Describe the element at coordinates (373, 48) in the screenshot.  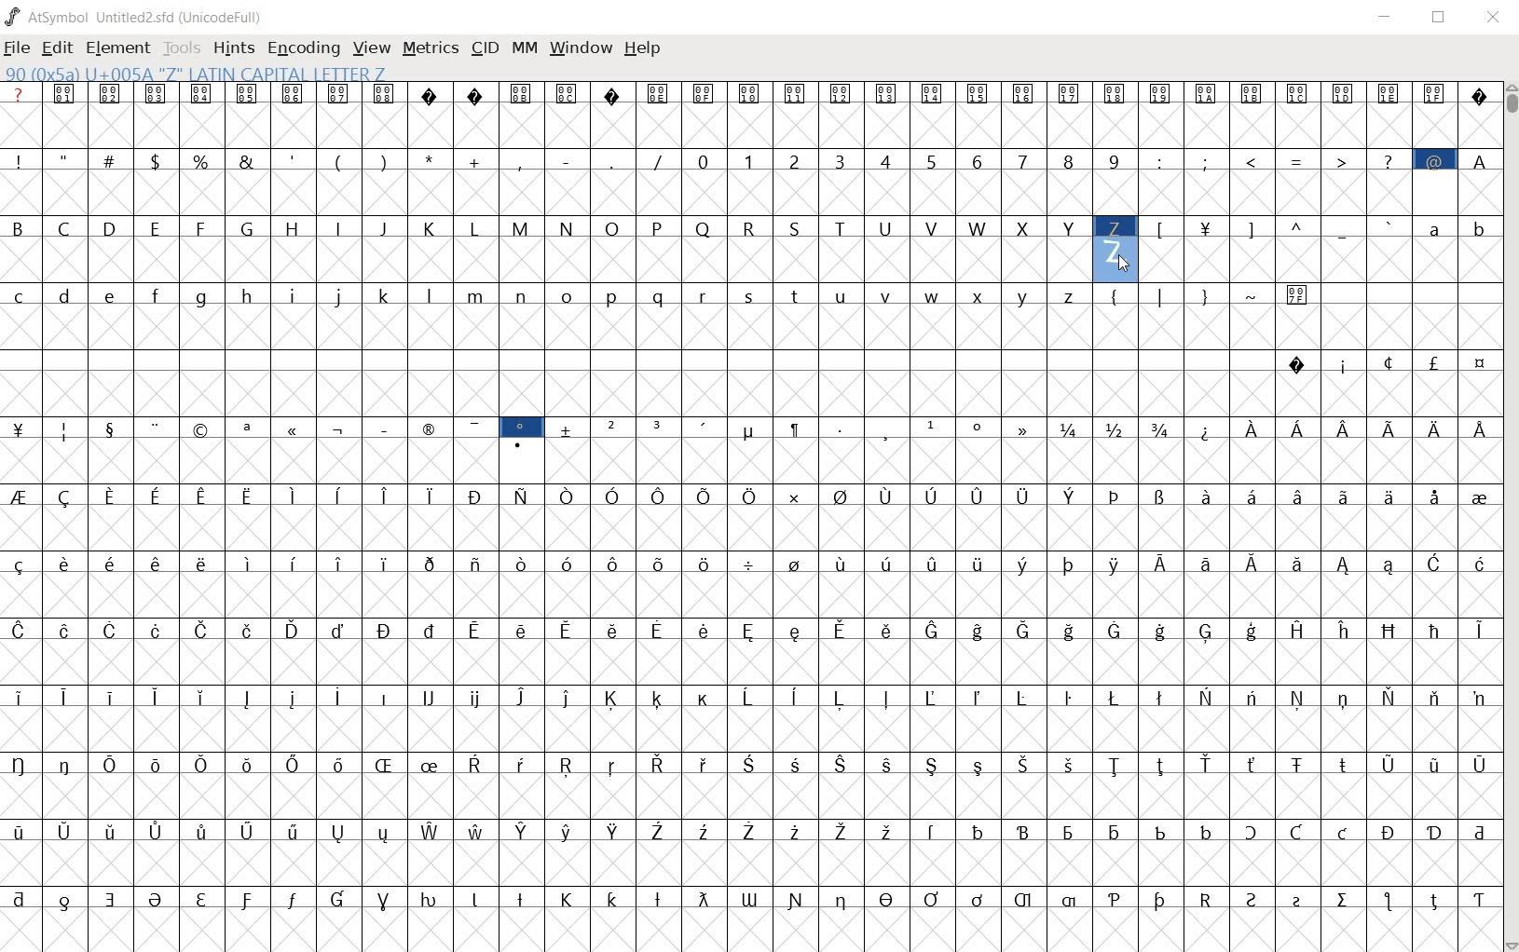
I see `view` at that location.